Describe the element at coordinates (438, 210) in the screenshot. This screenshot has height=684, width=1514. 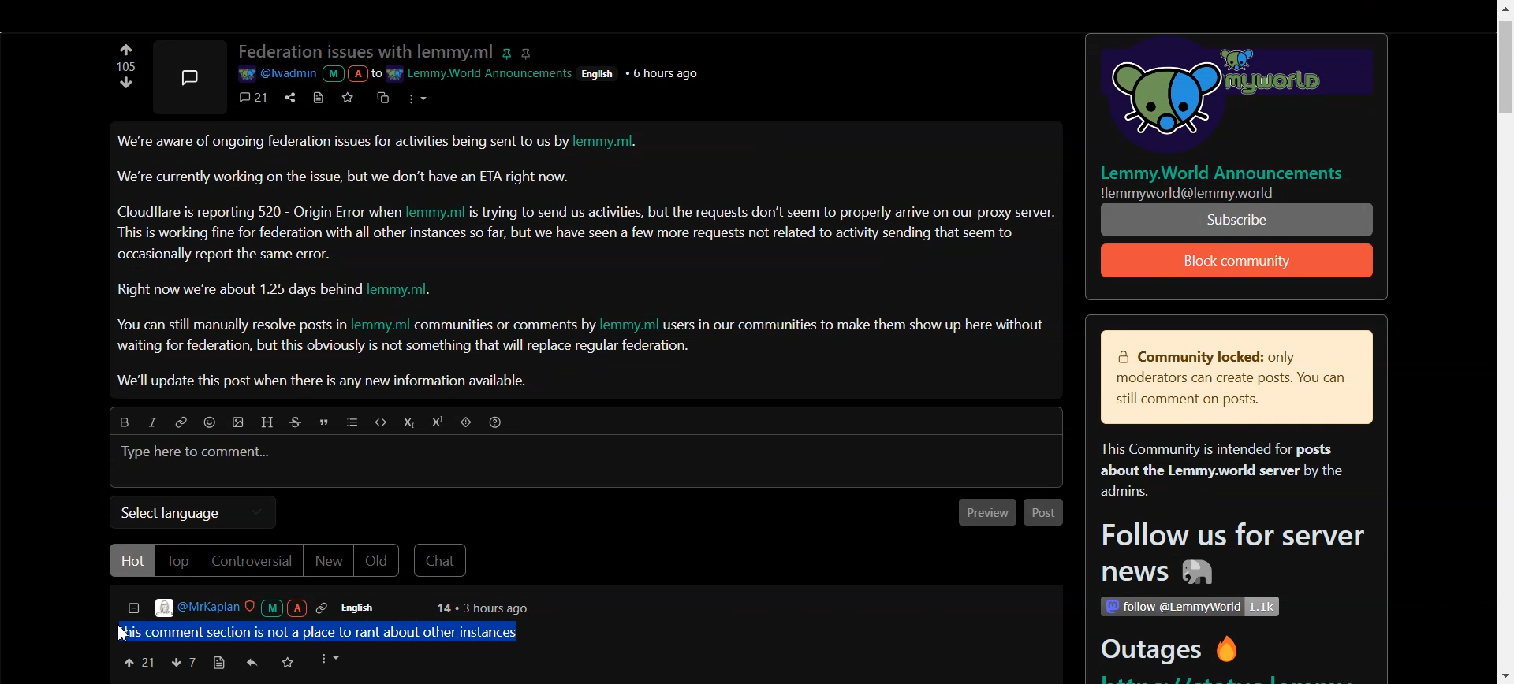
I see `lemmy.ml` at that location.